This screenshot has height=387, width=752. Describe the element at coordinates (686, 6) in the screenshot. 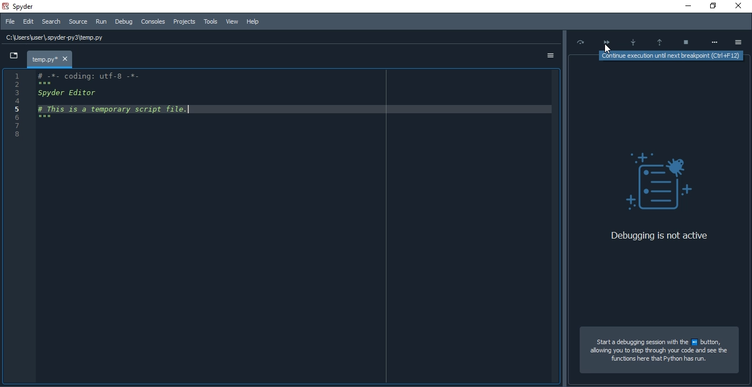

I see `minimise` at that location.